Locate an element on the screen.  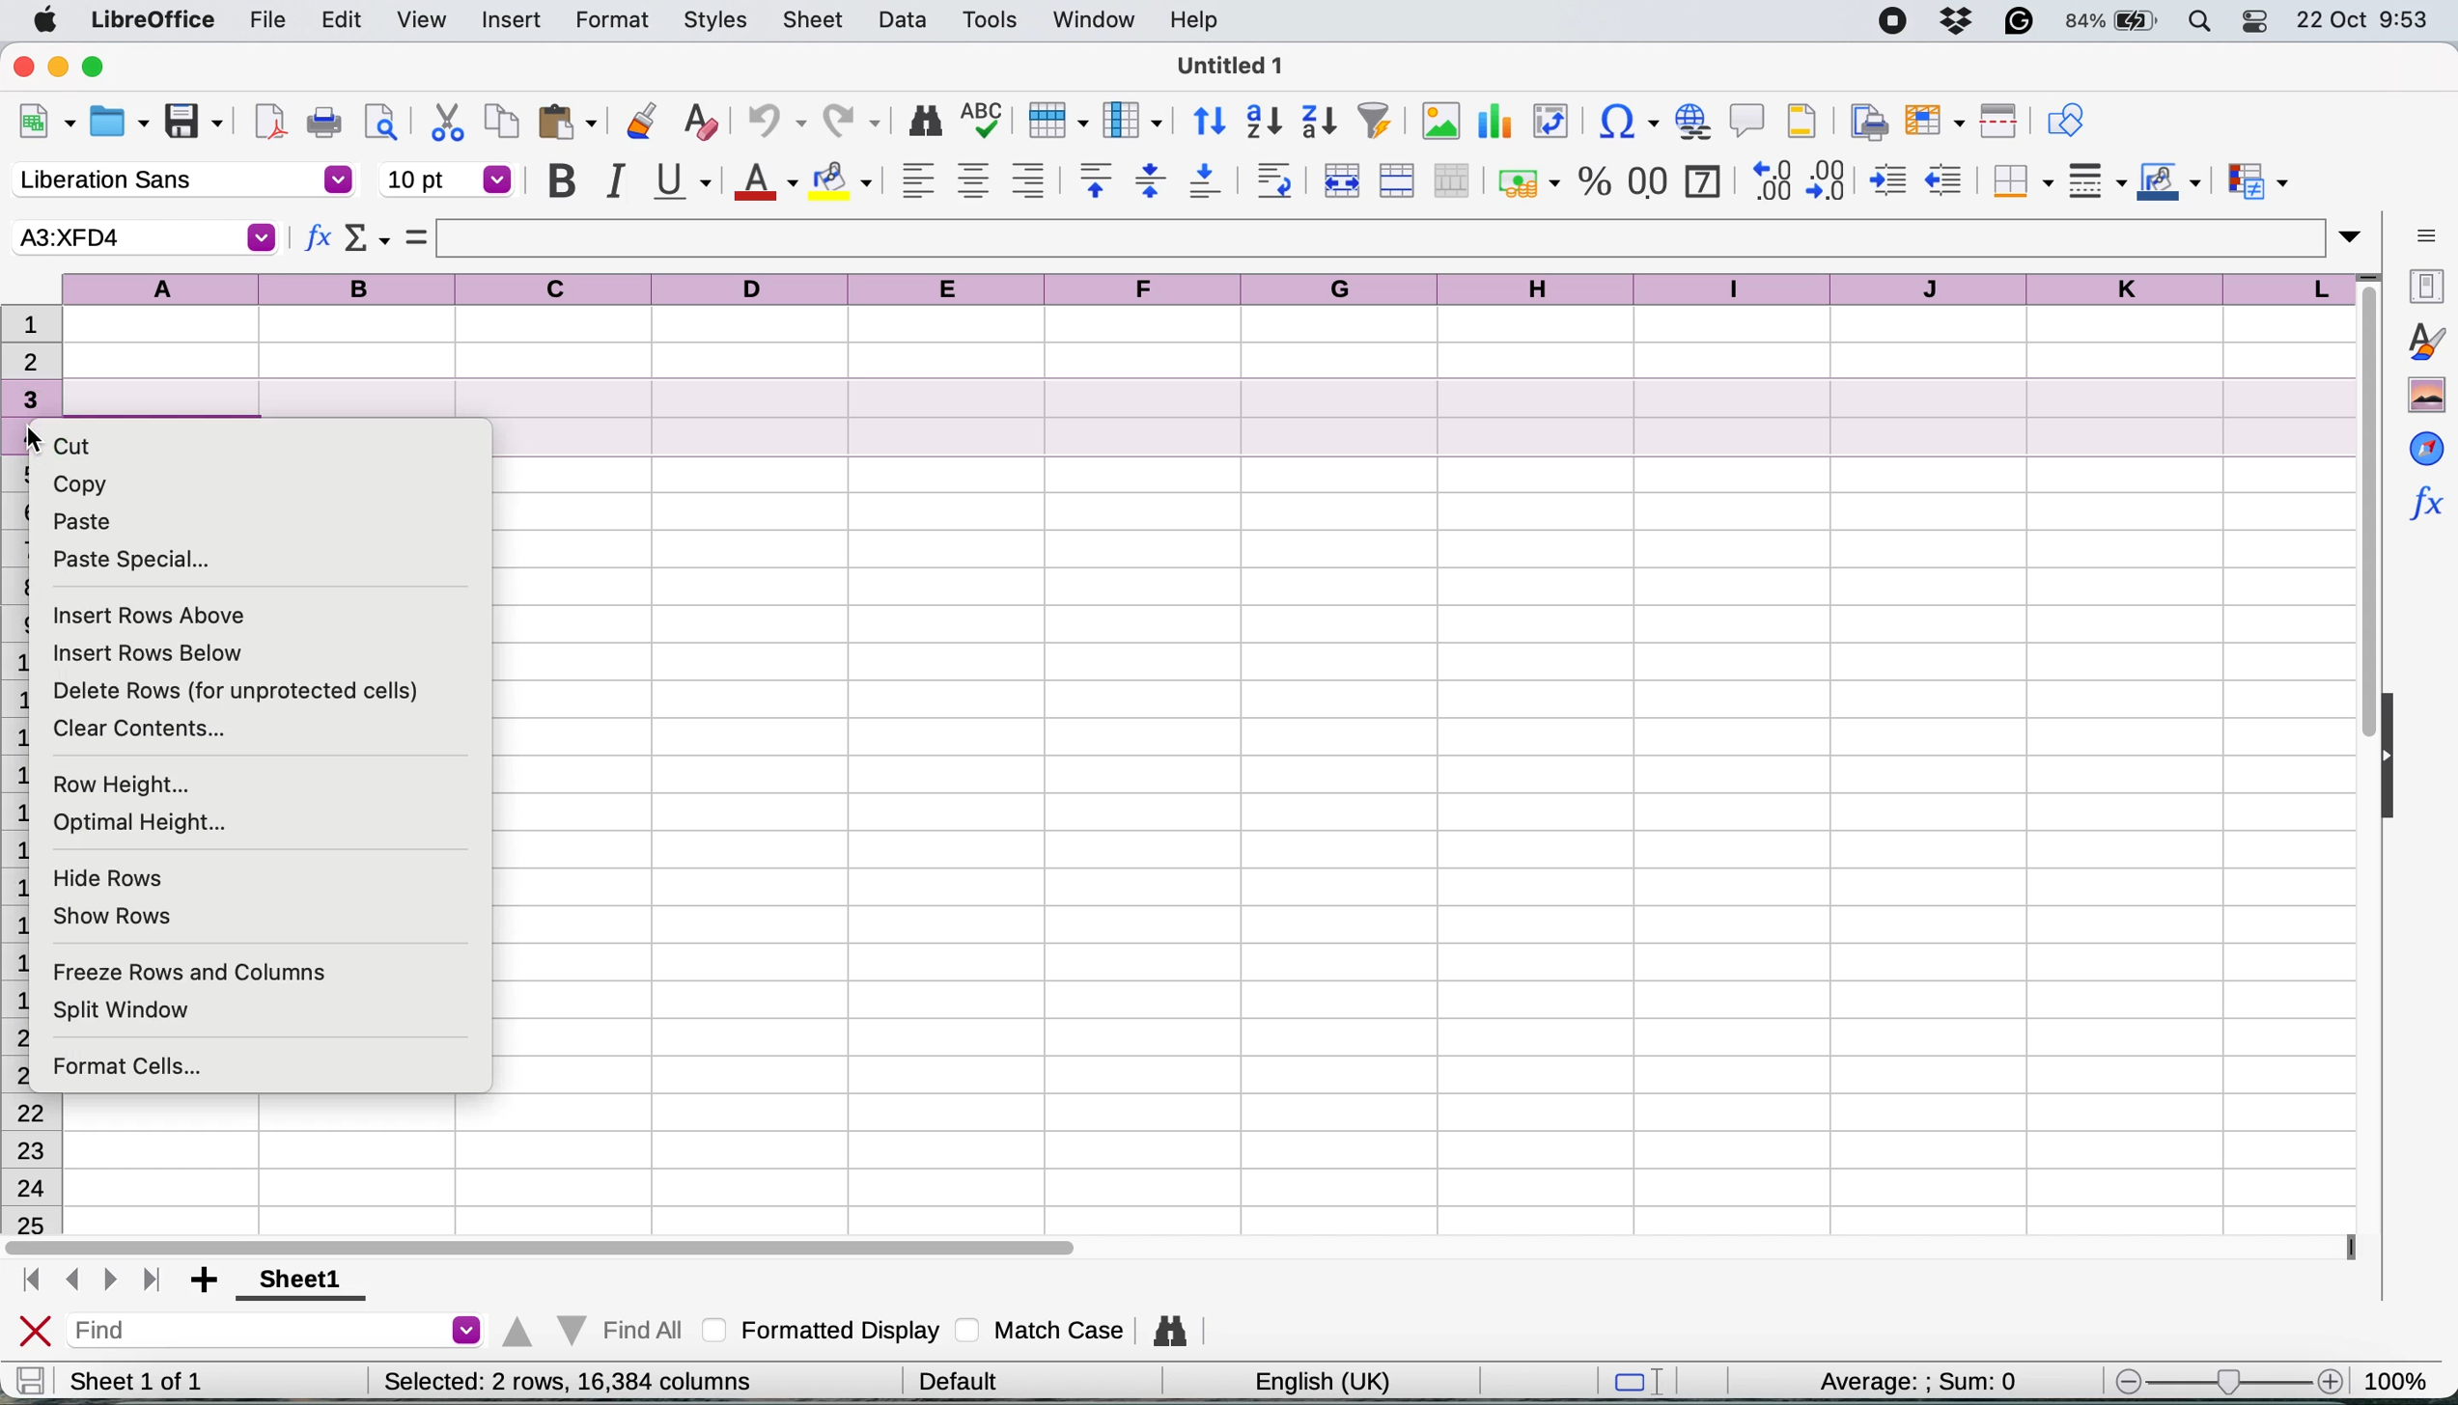
headers and footers is located at coordinates (1802, 121).